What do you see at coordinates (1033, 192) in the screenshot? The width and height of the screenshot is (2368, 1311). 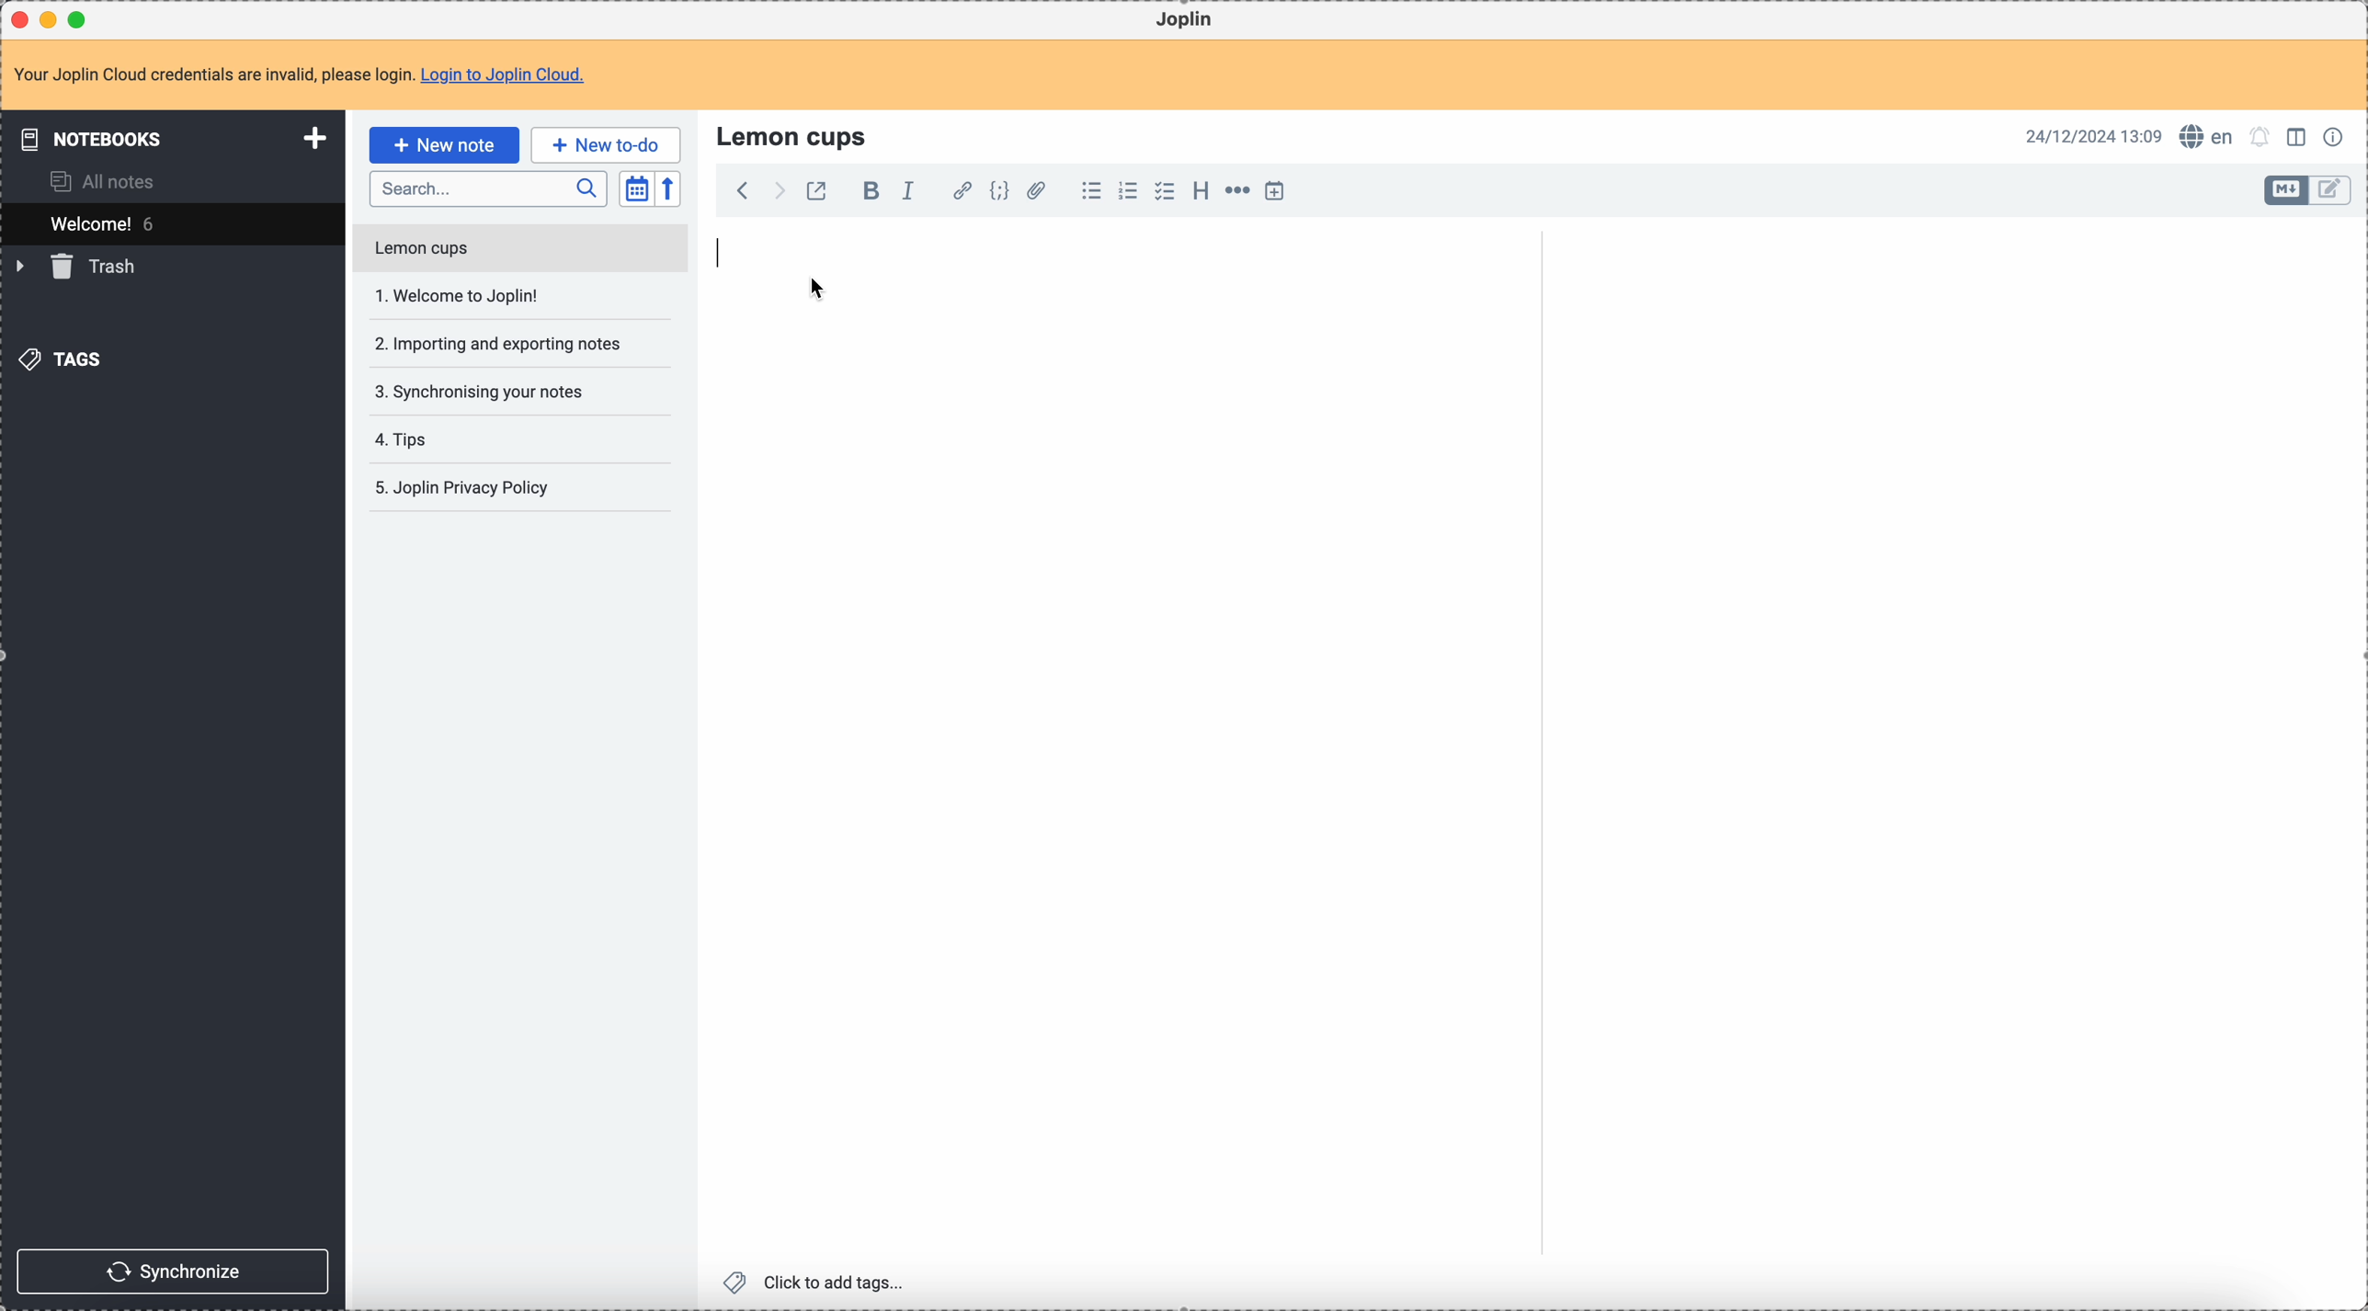 I see `attach file` at bounding box center [1033, 192].